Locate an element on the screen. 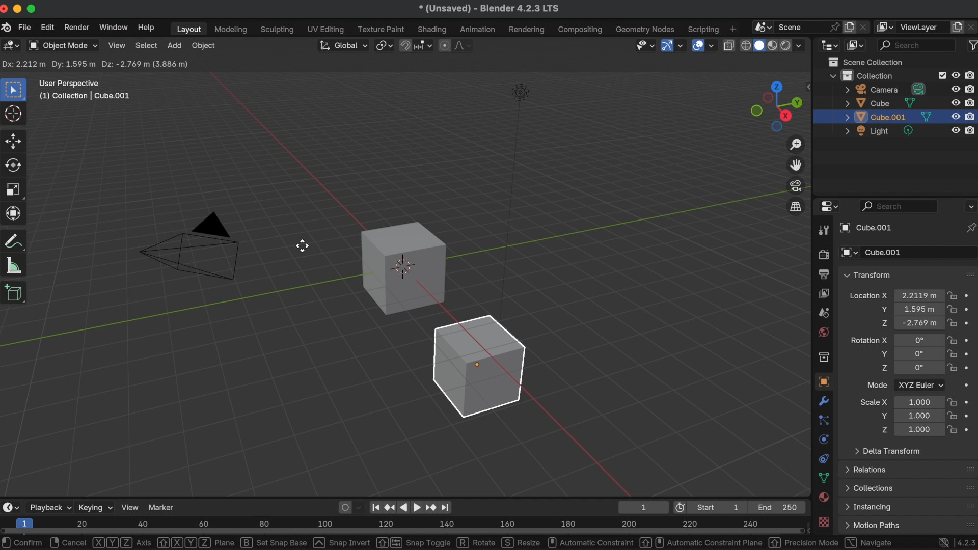 Image resolution: width=978 pixels, height=550 pixels. viewport shading material preview mode is located at coordinates (771, 46).